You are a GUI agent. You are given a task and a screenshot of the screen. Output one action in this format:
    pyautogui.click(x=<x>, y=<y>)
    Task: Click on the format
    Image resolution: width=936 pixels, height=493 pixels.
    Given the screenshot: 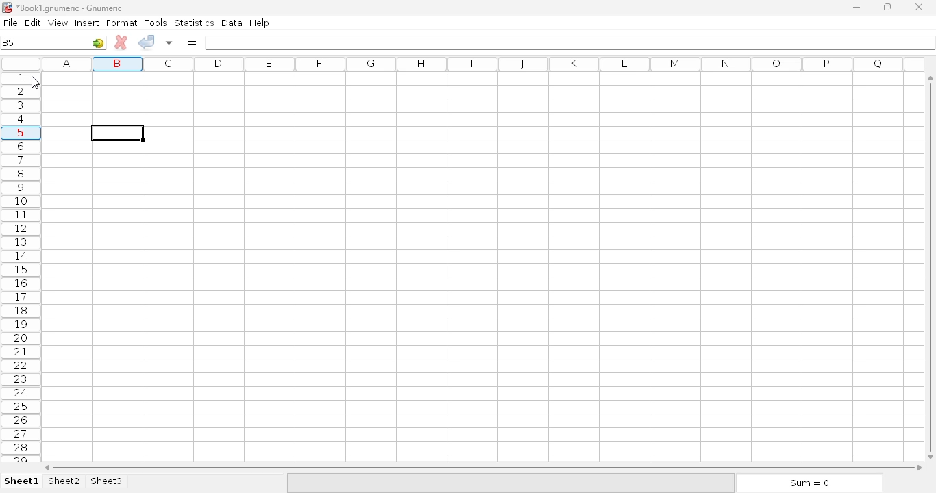 What is the action you would take?
    pyautogui.click(x=122, y=23)
    